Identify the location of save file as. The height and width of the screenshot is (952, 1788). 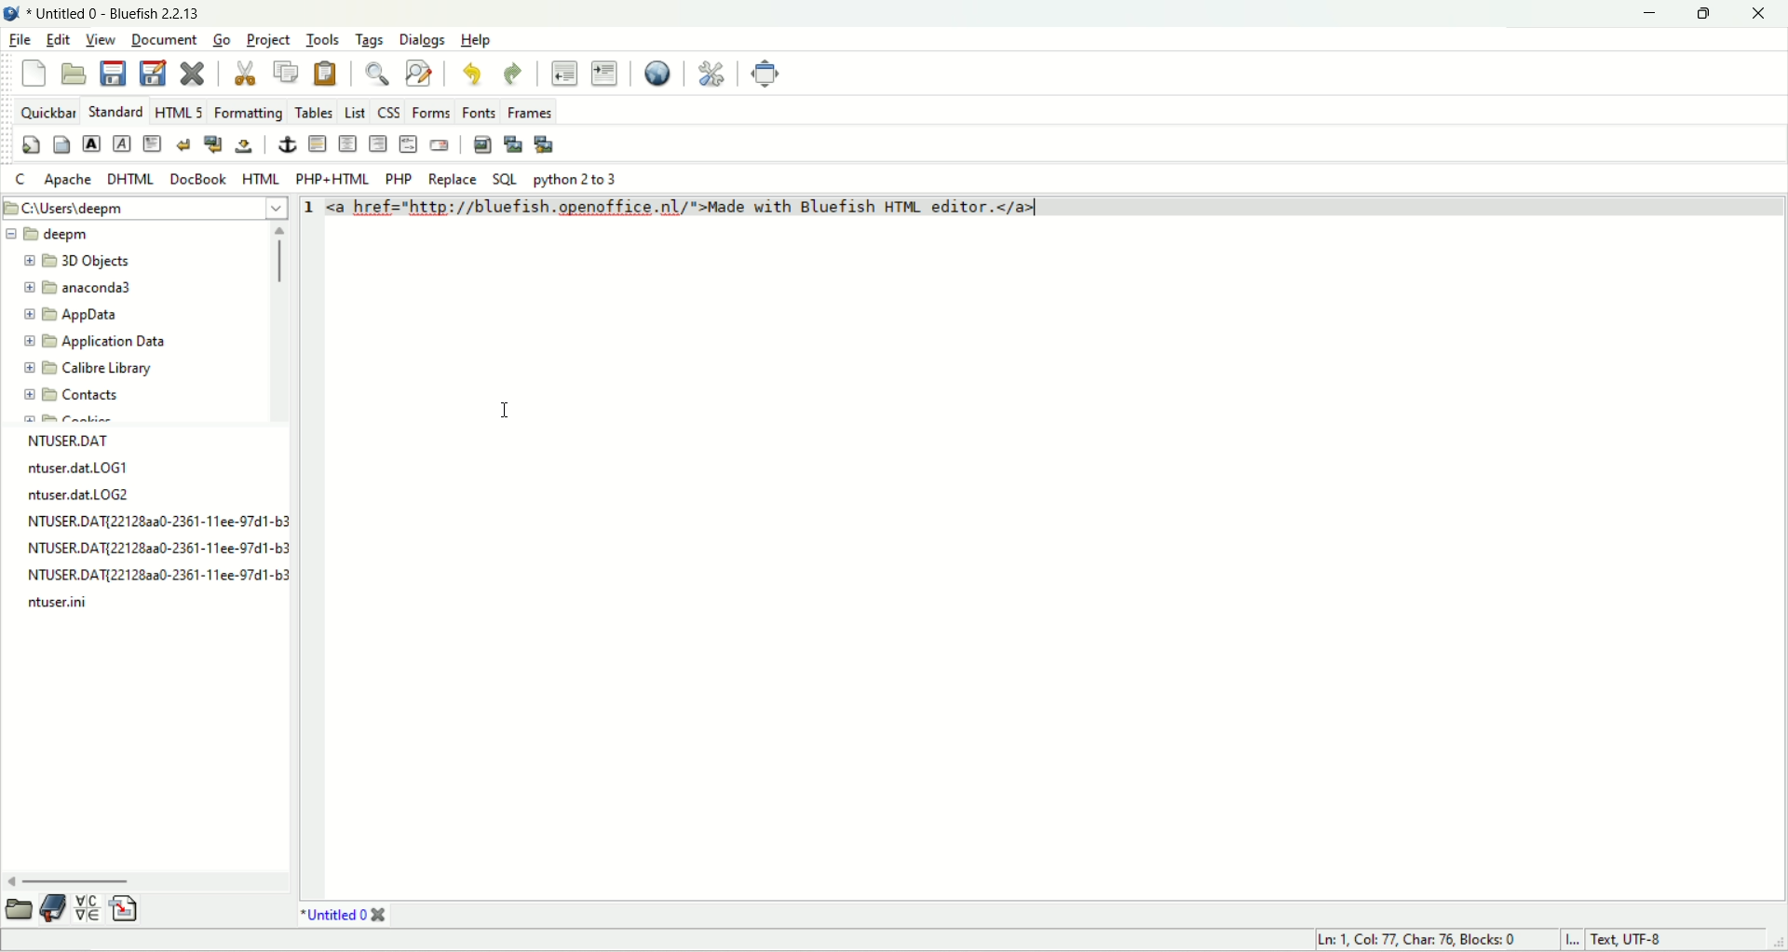
(153, 73).